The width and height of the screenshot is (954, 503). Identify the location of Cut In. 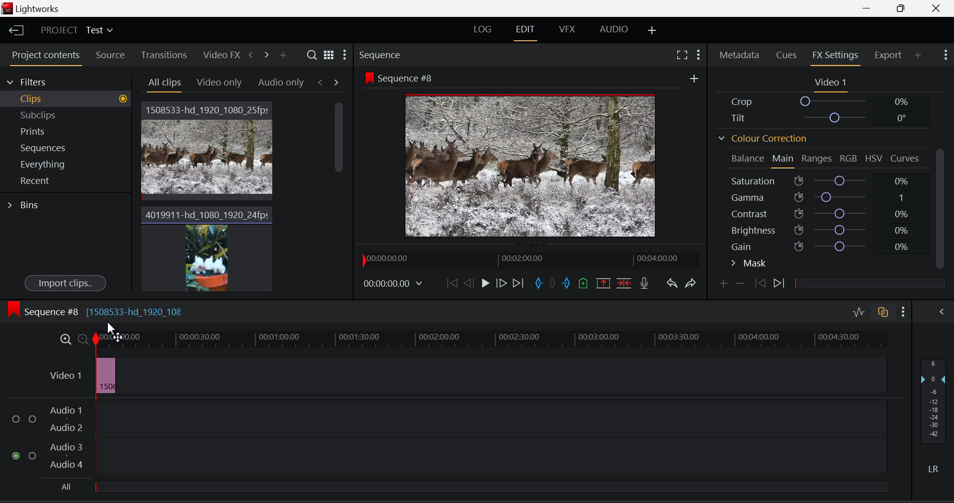
(538, 283).